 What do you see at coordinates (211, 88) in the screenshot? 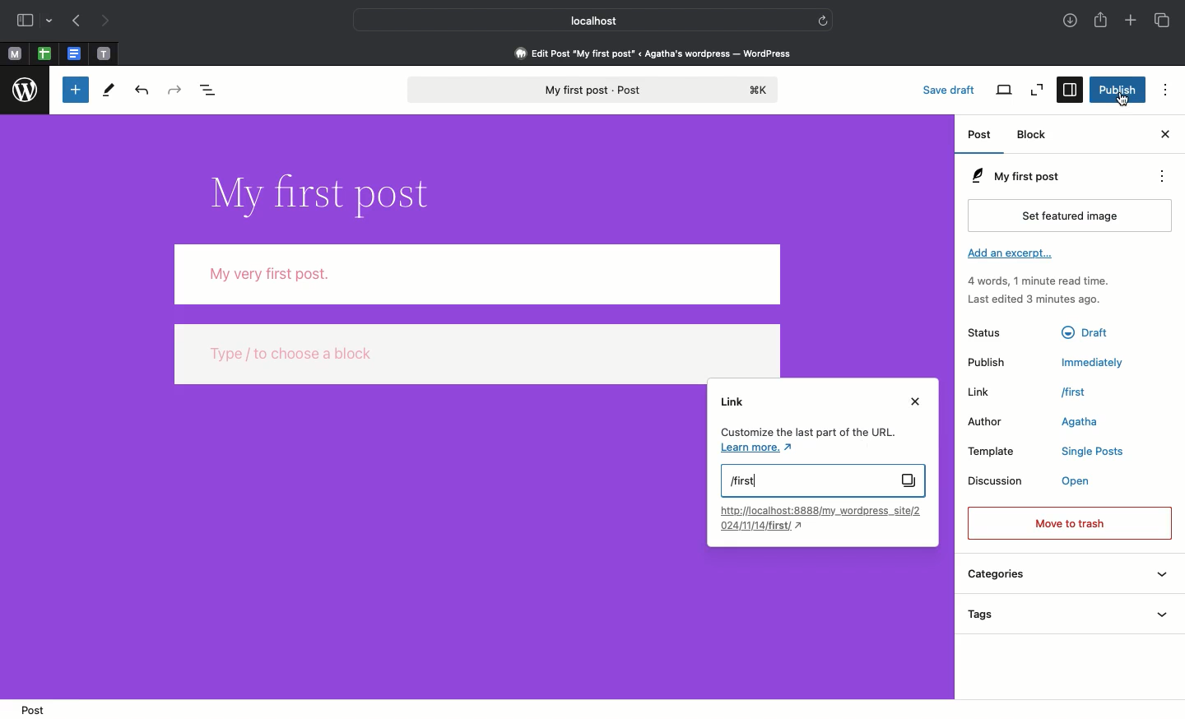
I see `Document overview` at bounding box center [211, 88].